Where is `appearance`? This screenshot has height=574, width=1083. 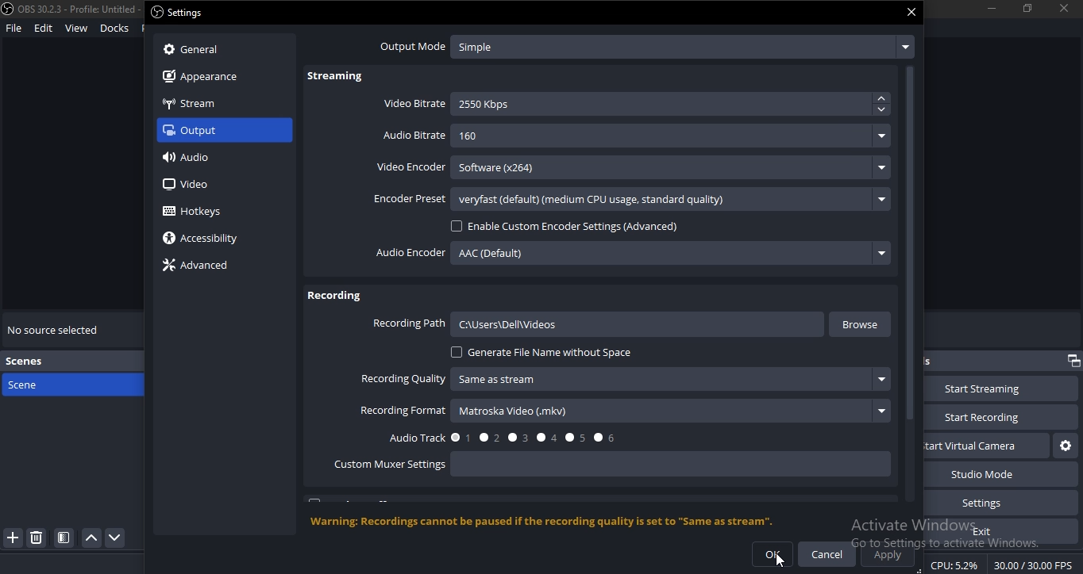
appearance is located at coordinates (214, 78).